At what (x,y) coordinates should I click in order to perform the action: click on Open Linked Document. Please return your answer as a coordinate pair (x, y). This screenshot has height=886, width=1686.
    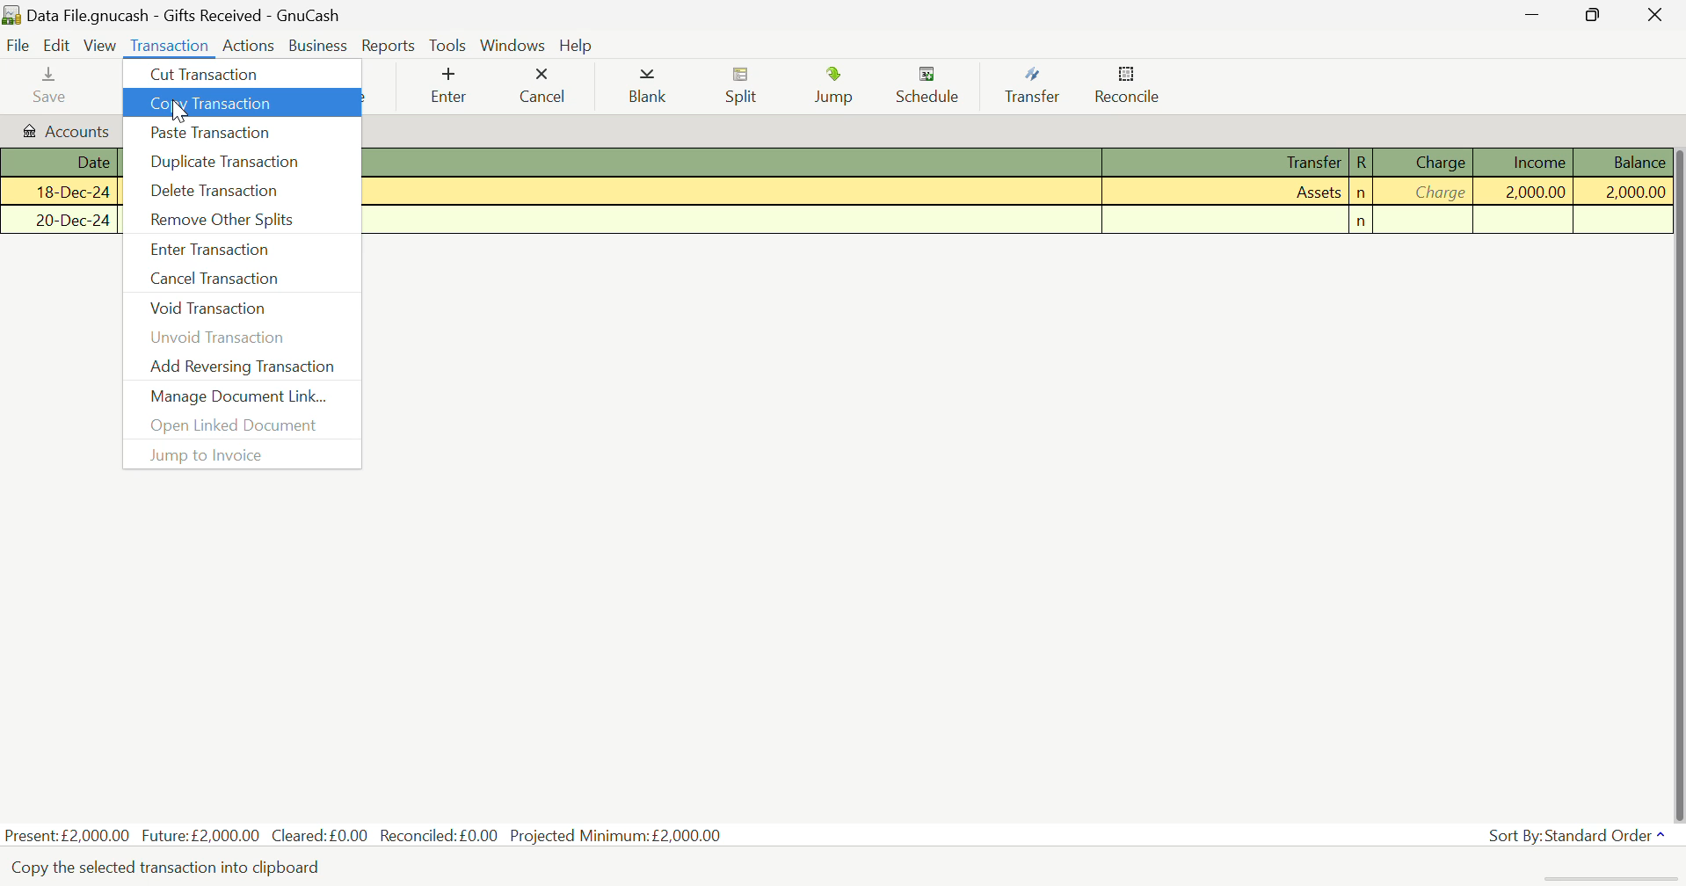
    Looking at the image, I should click on (237, 424).